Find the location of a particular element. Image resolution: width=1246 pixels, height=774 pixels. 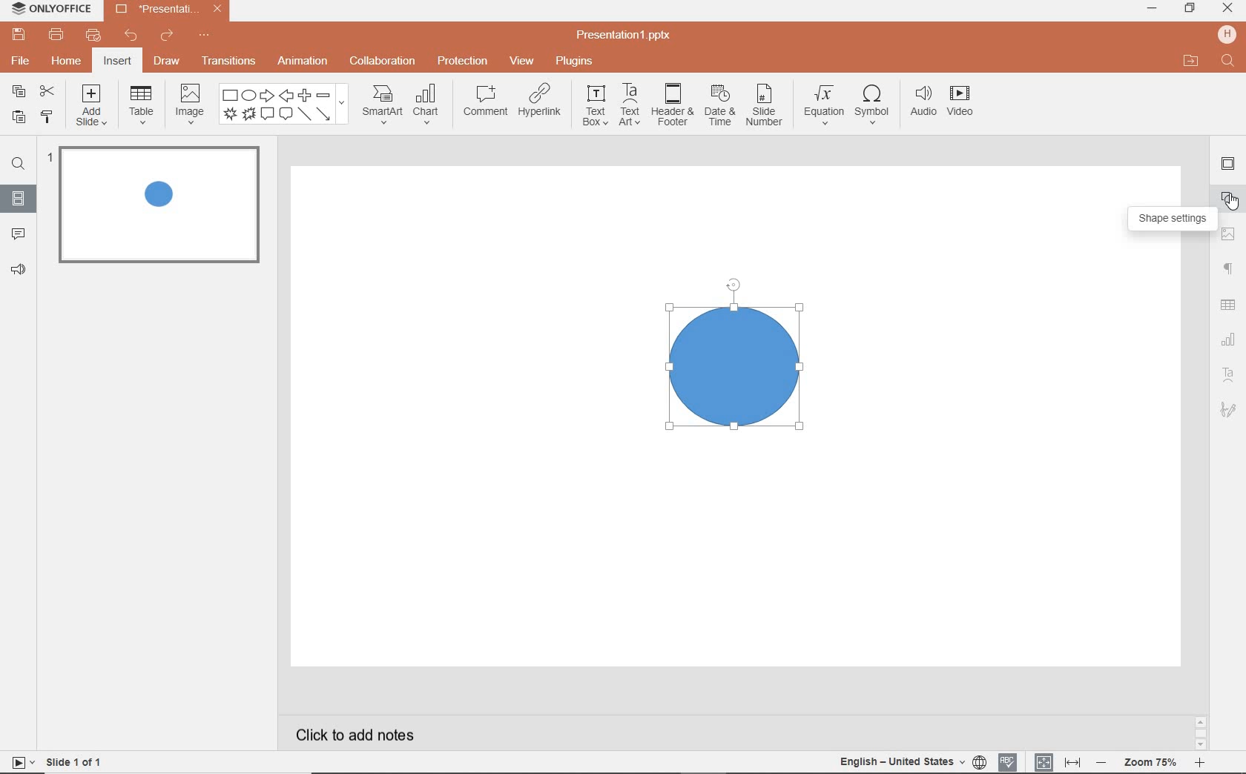

home is located at coordinates (68, 62).